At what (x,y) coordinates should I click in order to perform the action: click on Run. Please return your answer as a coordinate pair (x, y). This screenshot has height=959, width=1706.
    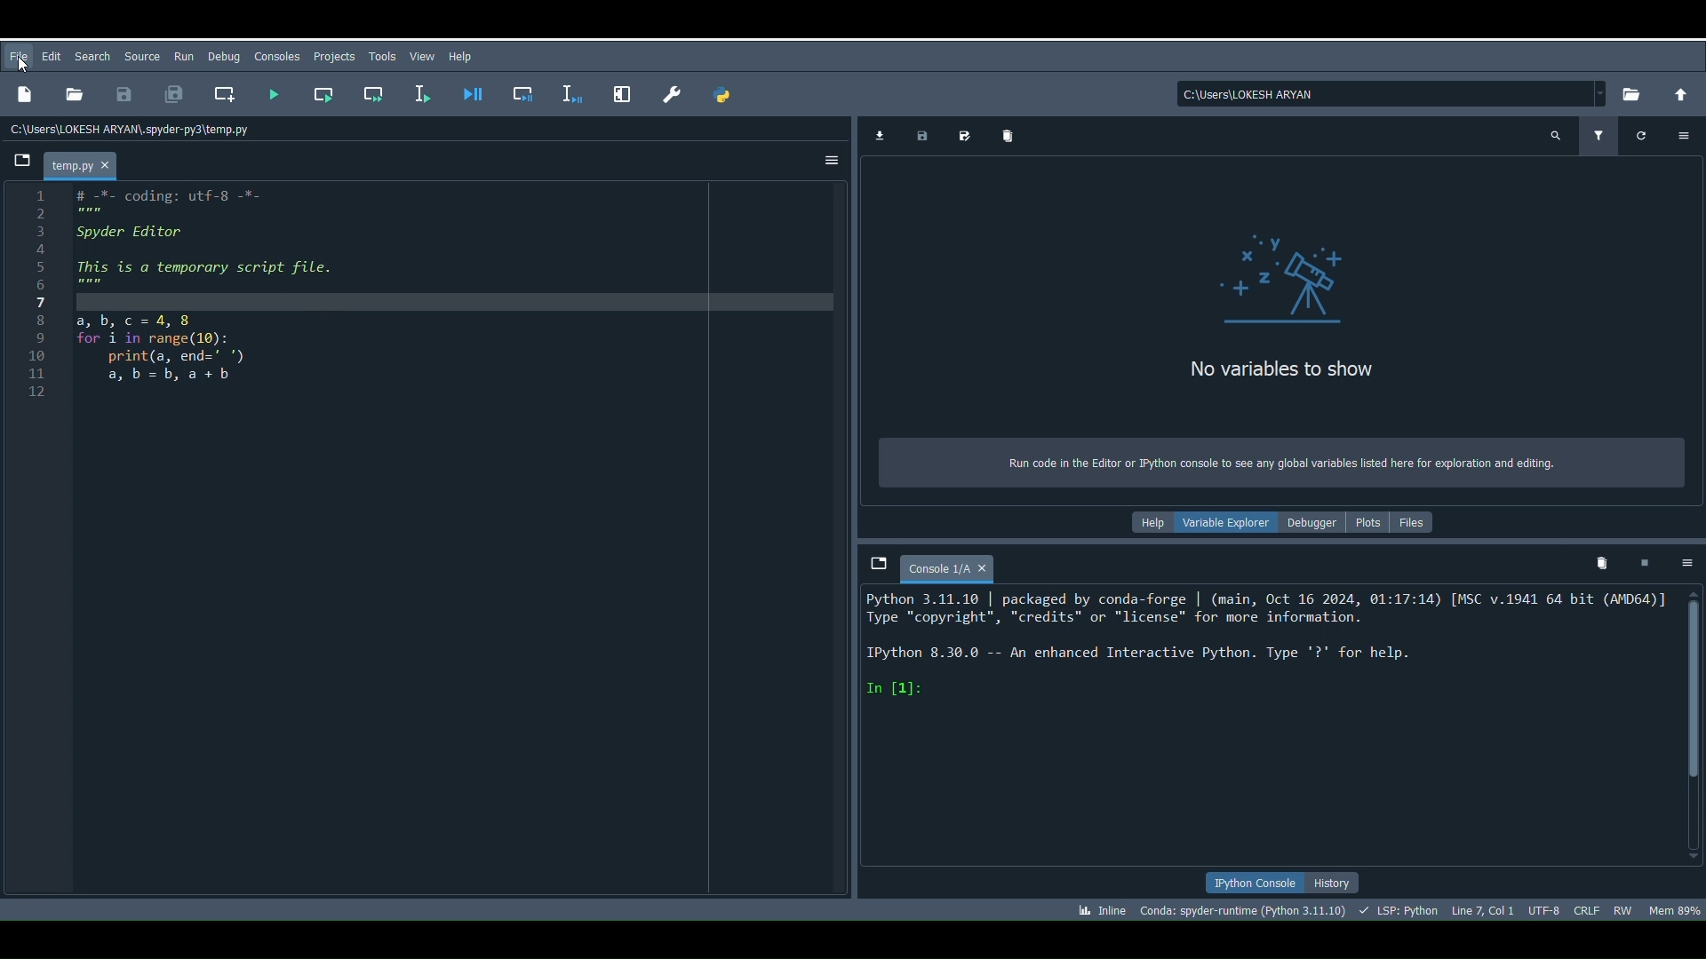
    Looking at the image, I should click on (181, 52).